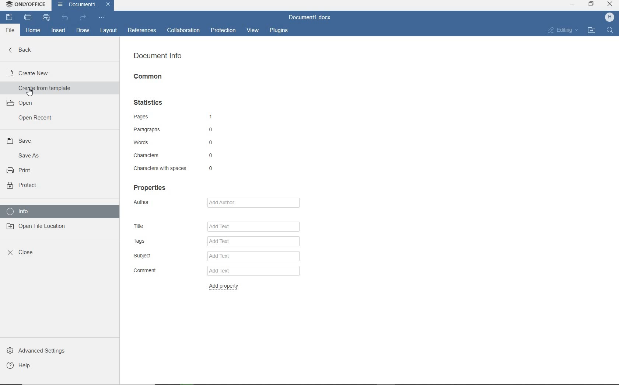 This screenshot has height=385, width=619. What do you see at coordinates (10, 17) in the screenshot?
I see `save` at bounding box center [10, 17].